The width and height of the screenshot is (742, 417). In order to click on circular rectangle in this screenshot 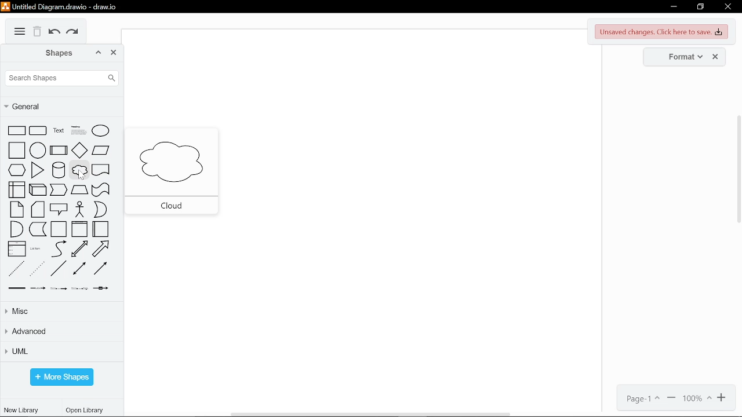, I will do `click(38, 131)`.